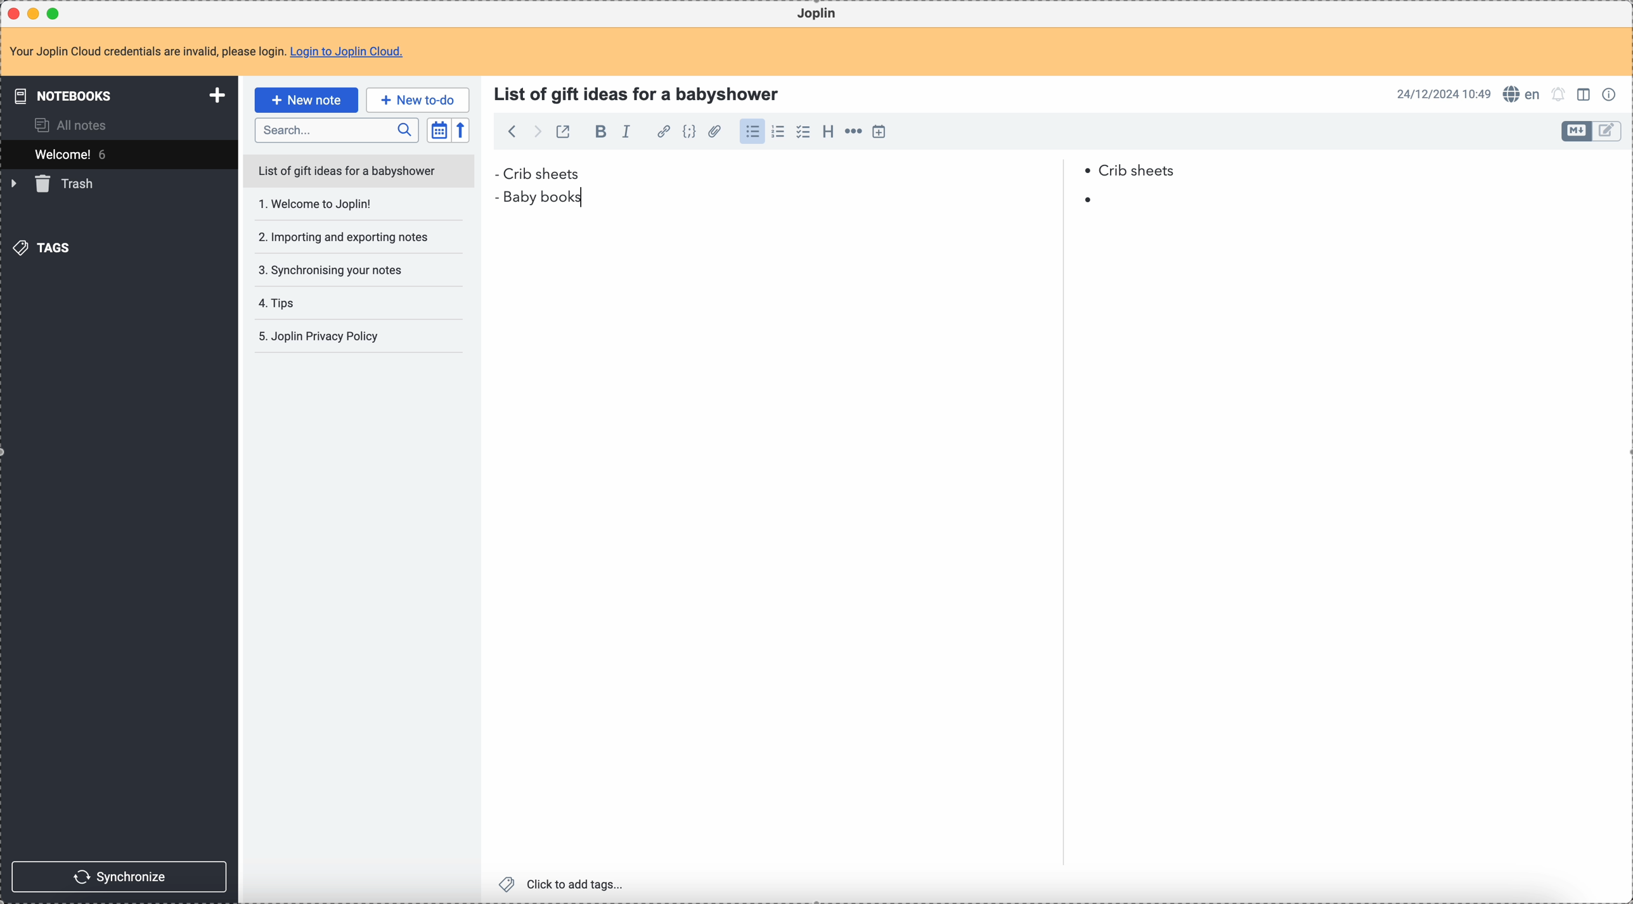  I want to click on notebooks, so click(114, 96).